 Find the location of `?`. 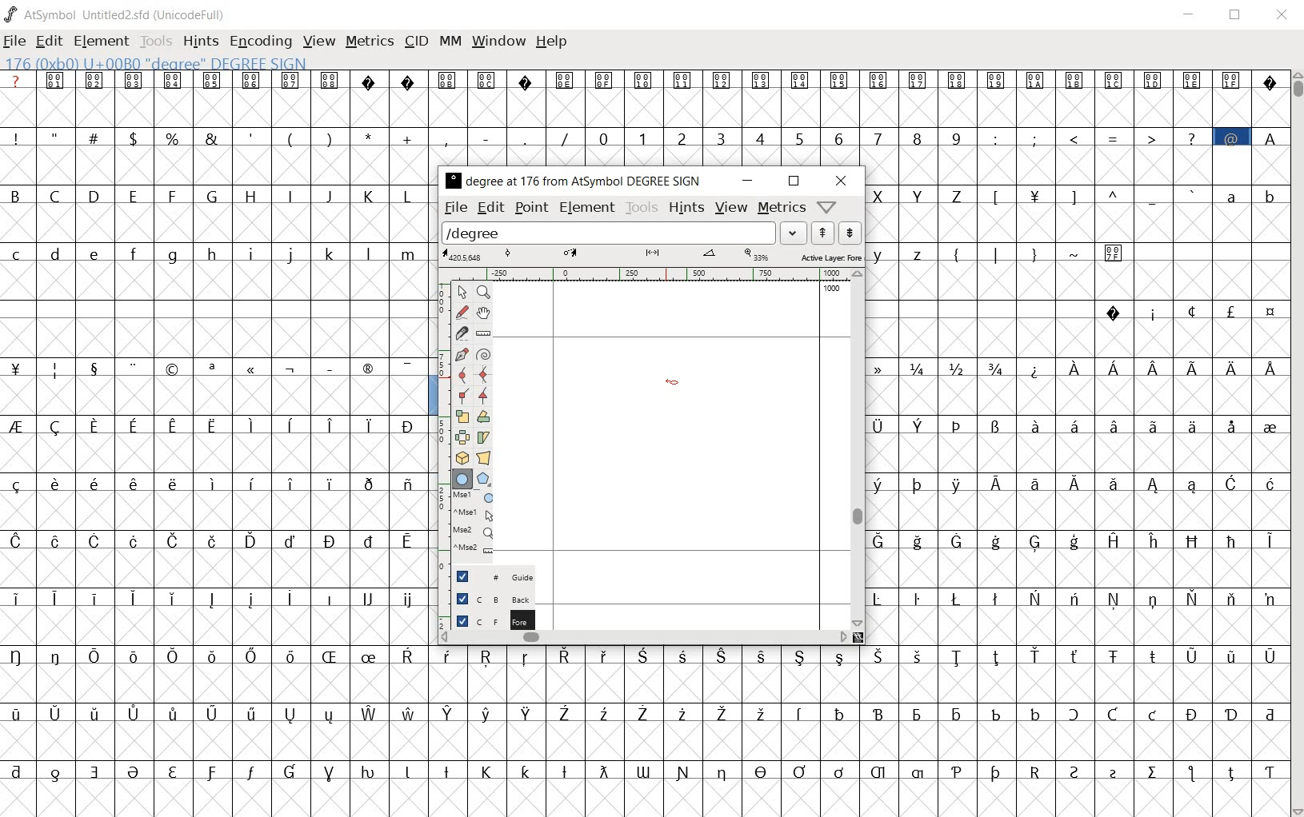

? is located at coordinates (16, 81).